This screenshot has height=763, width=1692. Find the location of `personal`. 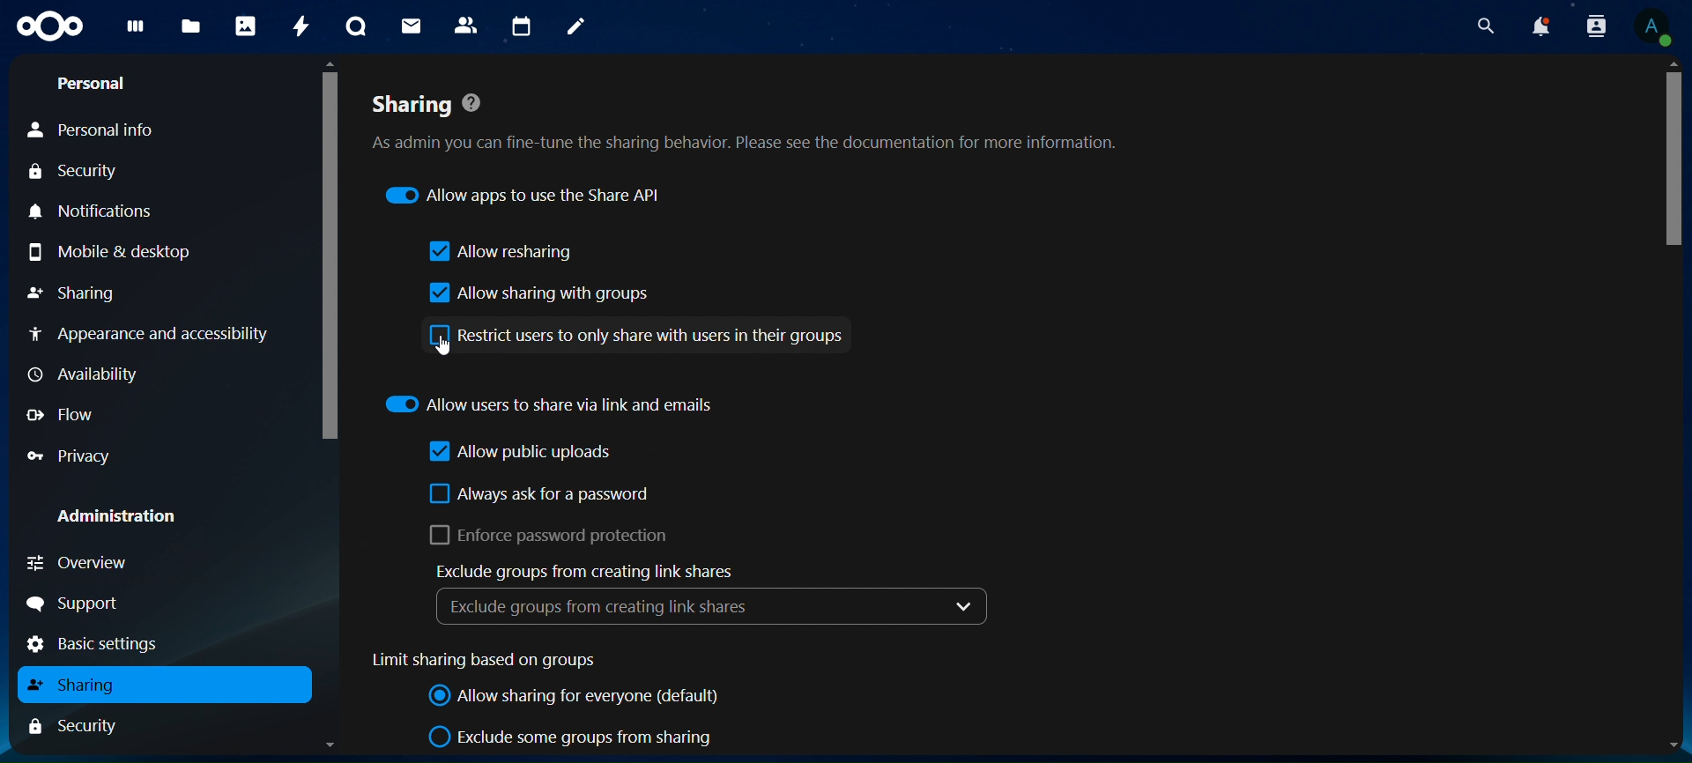

personal is located at coordinates (94, 84).